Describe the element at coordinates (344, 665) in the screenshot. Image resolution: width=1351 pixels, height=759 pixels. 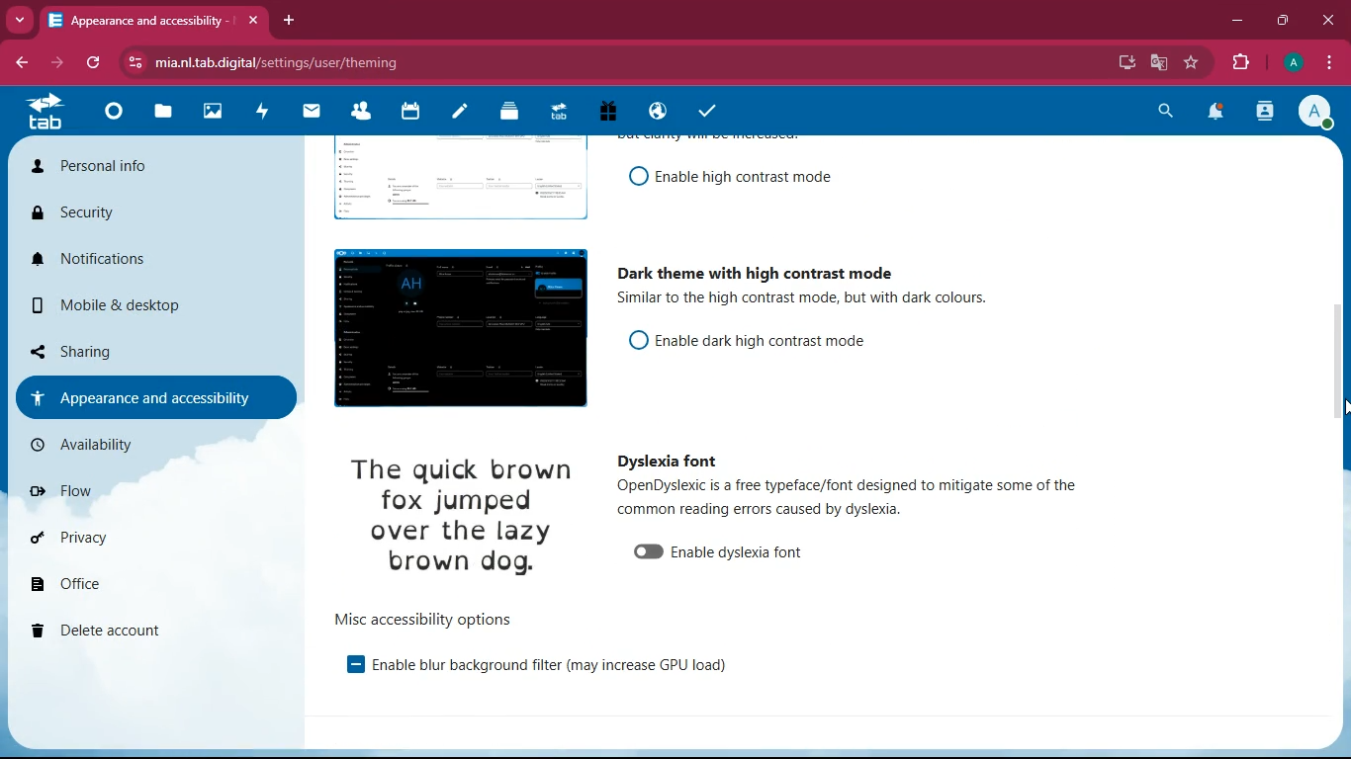
I see `enable` at that location.